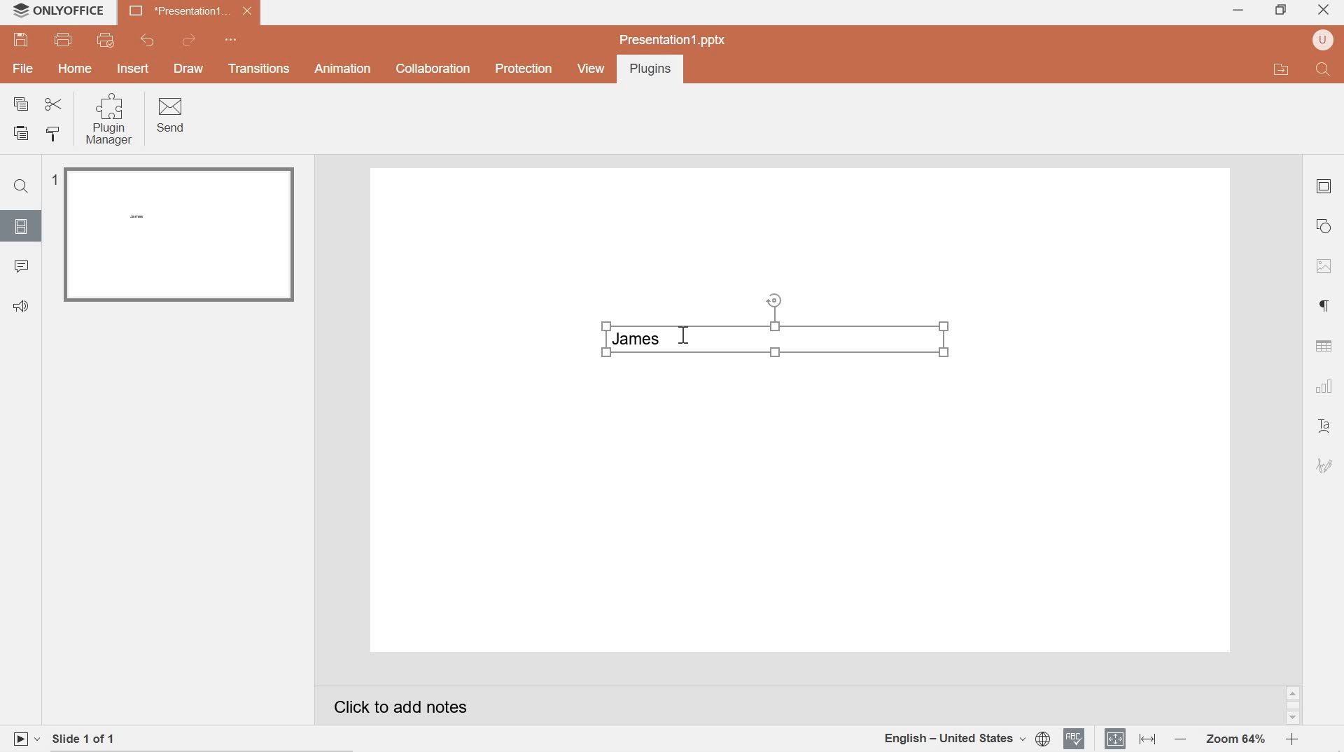 Image resolution: width=1344 pixels, height=752 pixels. Describe the element at coordinates (24, 134) in the screenshot. I see `paste` at that location.